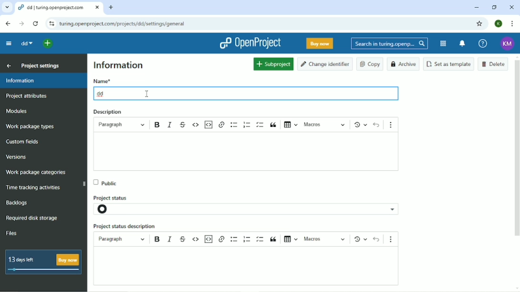 This screenshot has height=292, width=520. Describe the element at coordinates (119, 65) in the screenshot. I see `Information` at that location.